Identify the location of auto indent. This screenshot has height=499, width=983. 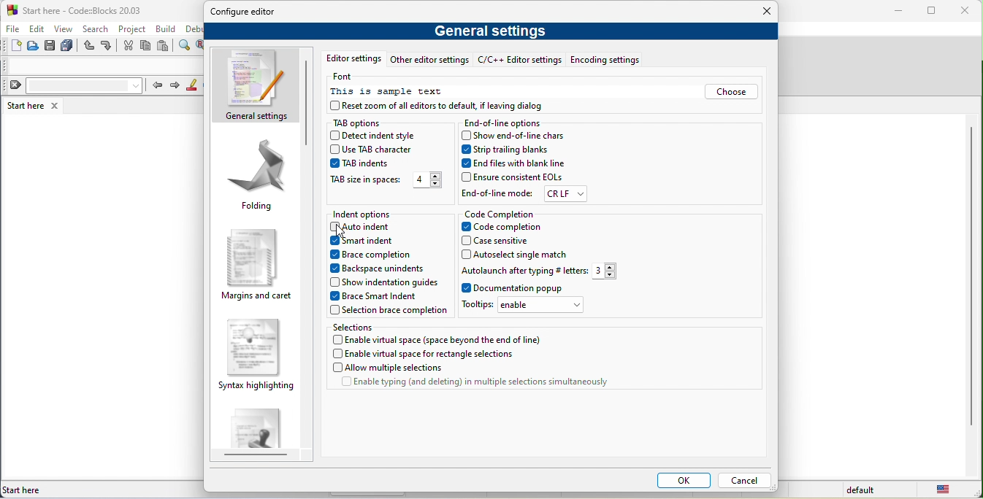
(372, 228).